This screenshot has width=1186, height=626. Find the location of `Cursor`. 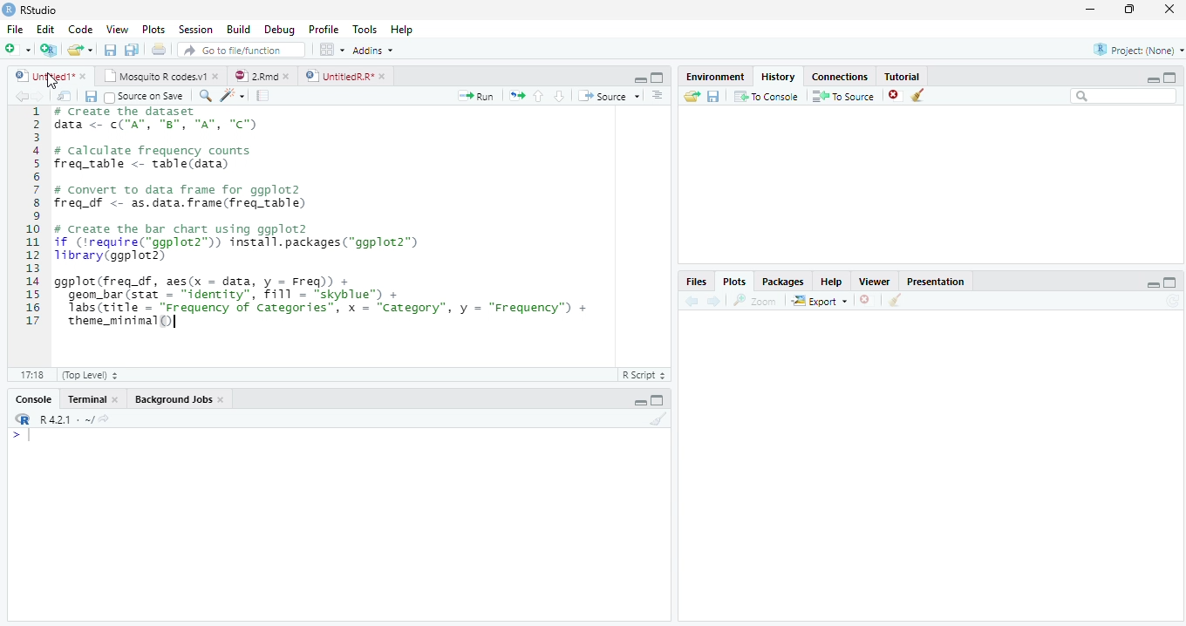

Cursor is located at coordinates (51, 84).